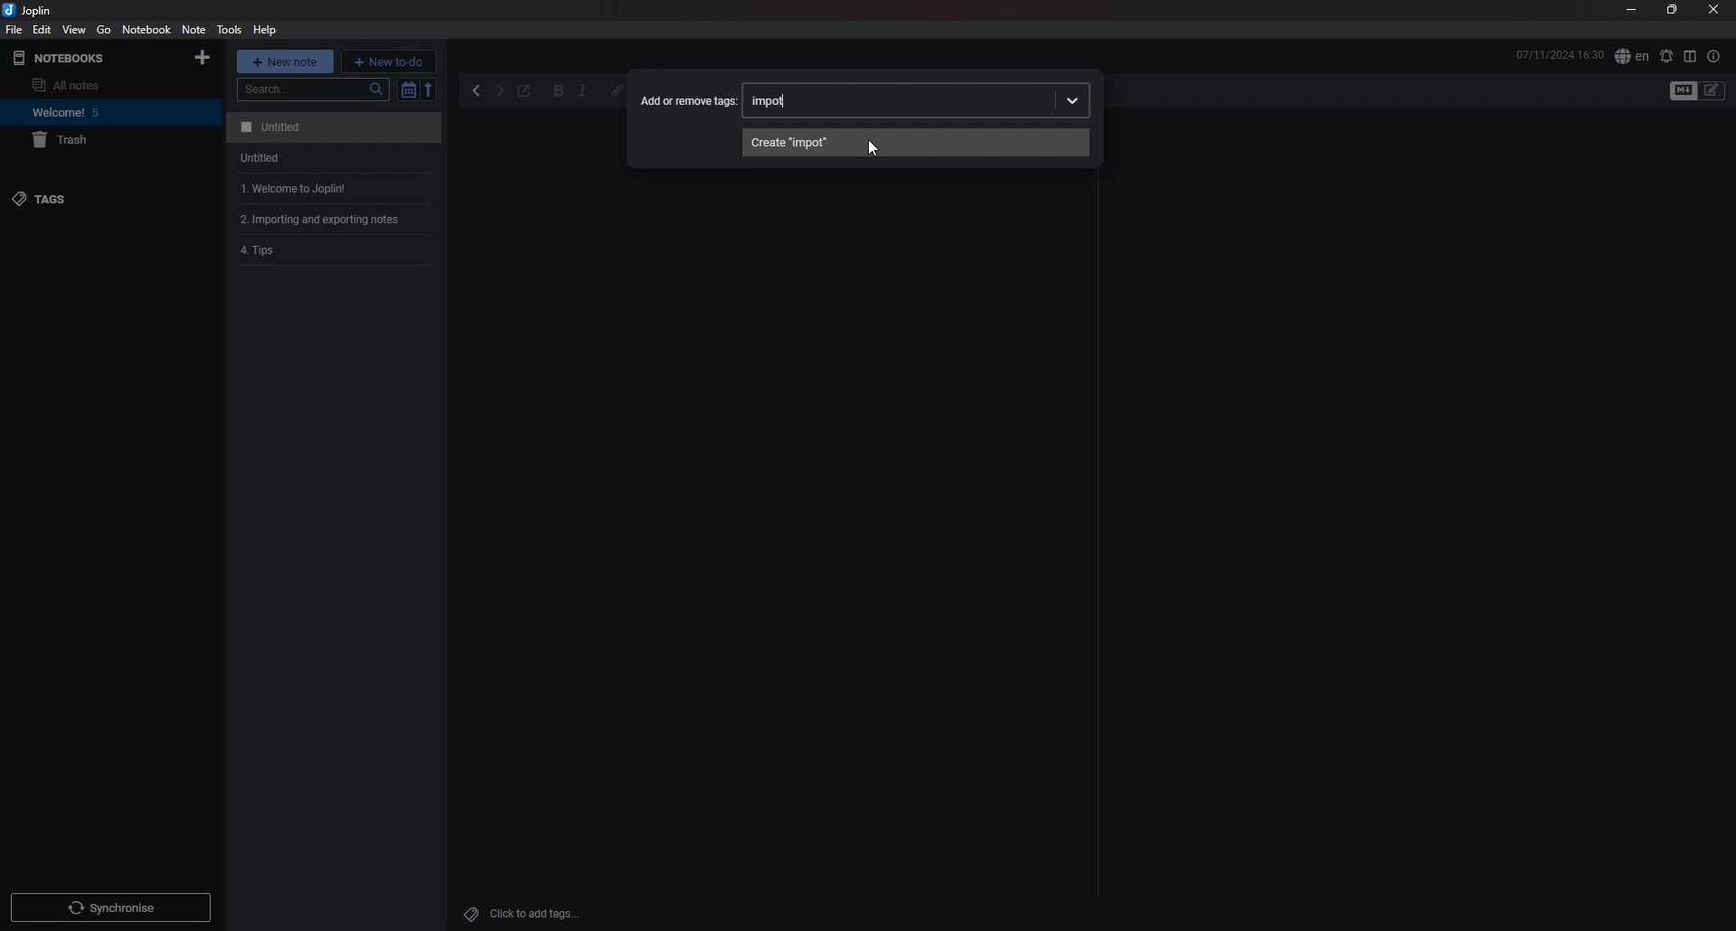  What do you see at coordinates (193, 29) in the screenshot?
I see `note` at bounding box center [193, 29].